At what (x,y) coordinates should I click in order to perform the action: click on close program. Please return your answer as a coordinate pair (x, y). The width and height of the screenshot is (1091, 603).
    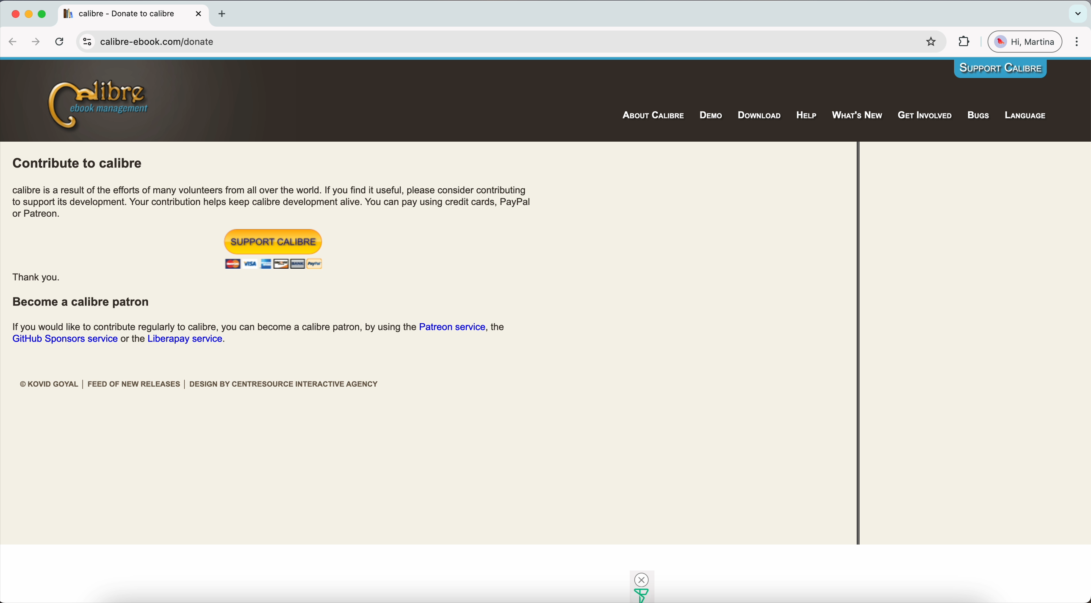
    Looking at the image, I should click on (14, 10).